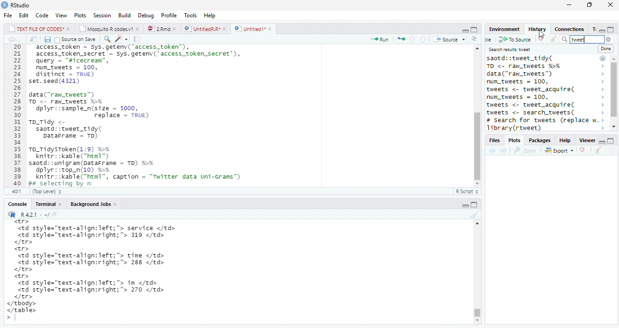 The height and width of the screenshot is (328, 619). Describe the element at coordinates (80, 15) in the screenshot. I see `Plots` at that location.